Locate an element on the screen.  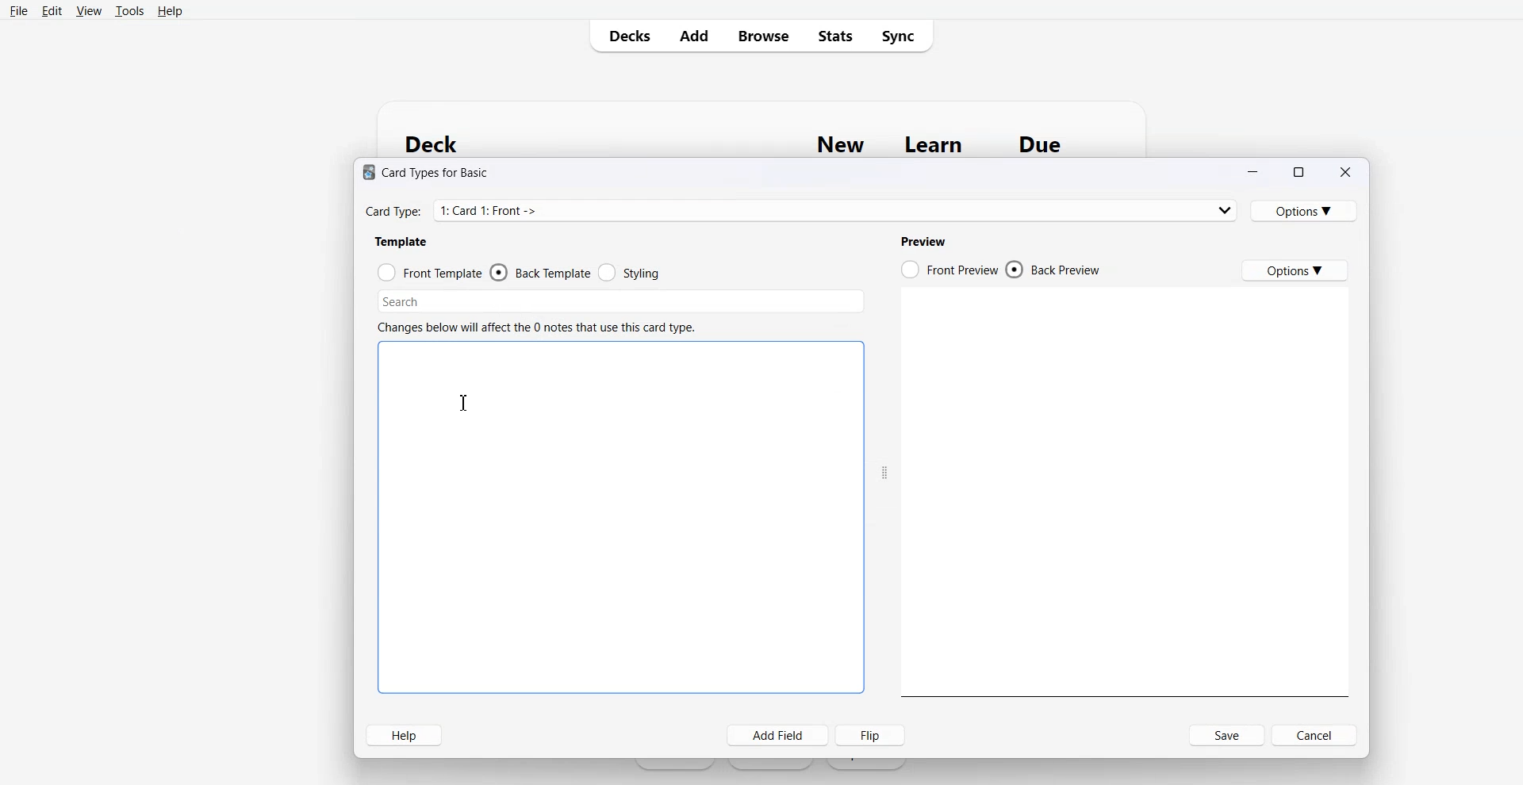
Options is located at coordinates (1290, 270).